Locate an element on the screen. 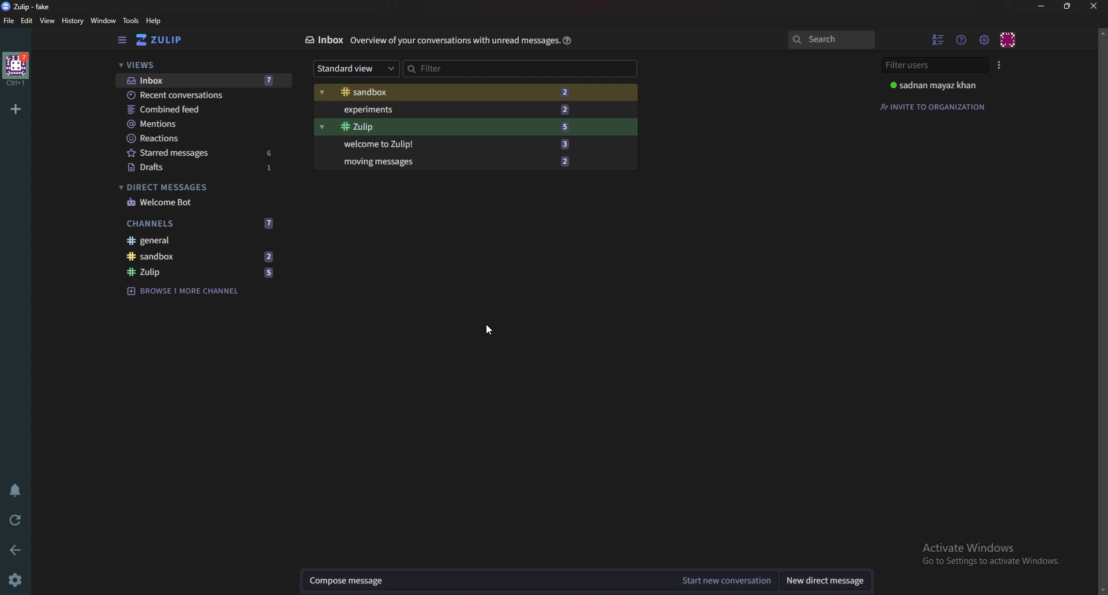 This screenshot has height=595, width=1108. Sandbox is located at coordinates (454, 93).